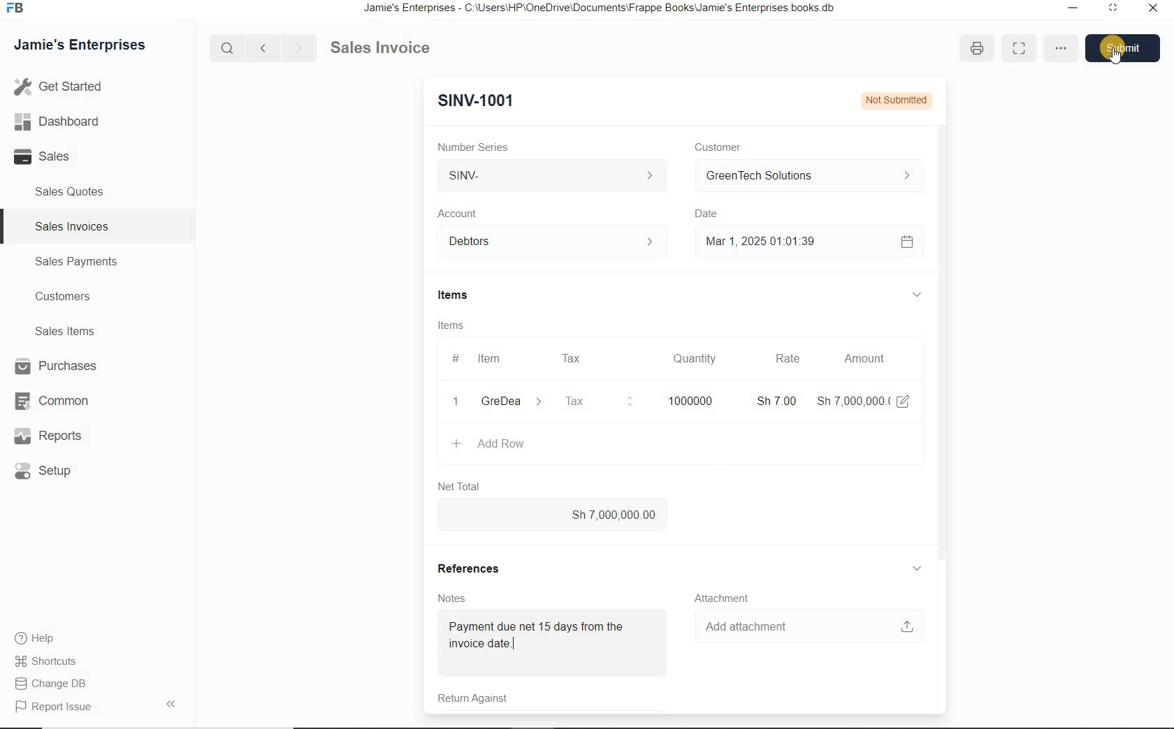 Image resolution: width=1174 pixels, height=729 pixels. I want to click on Mar 1,2025 01:01:39, so click(790, 242).